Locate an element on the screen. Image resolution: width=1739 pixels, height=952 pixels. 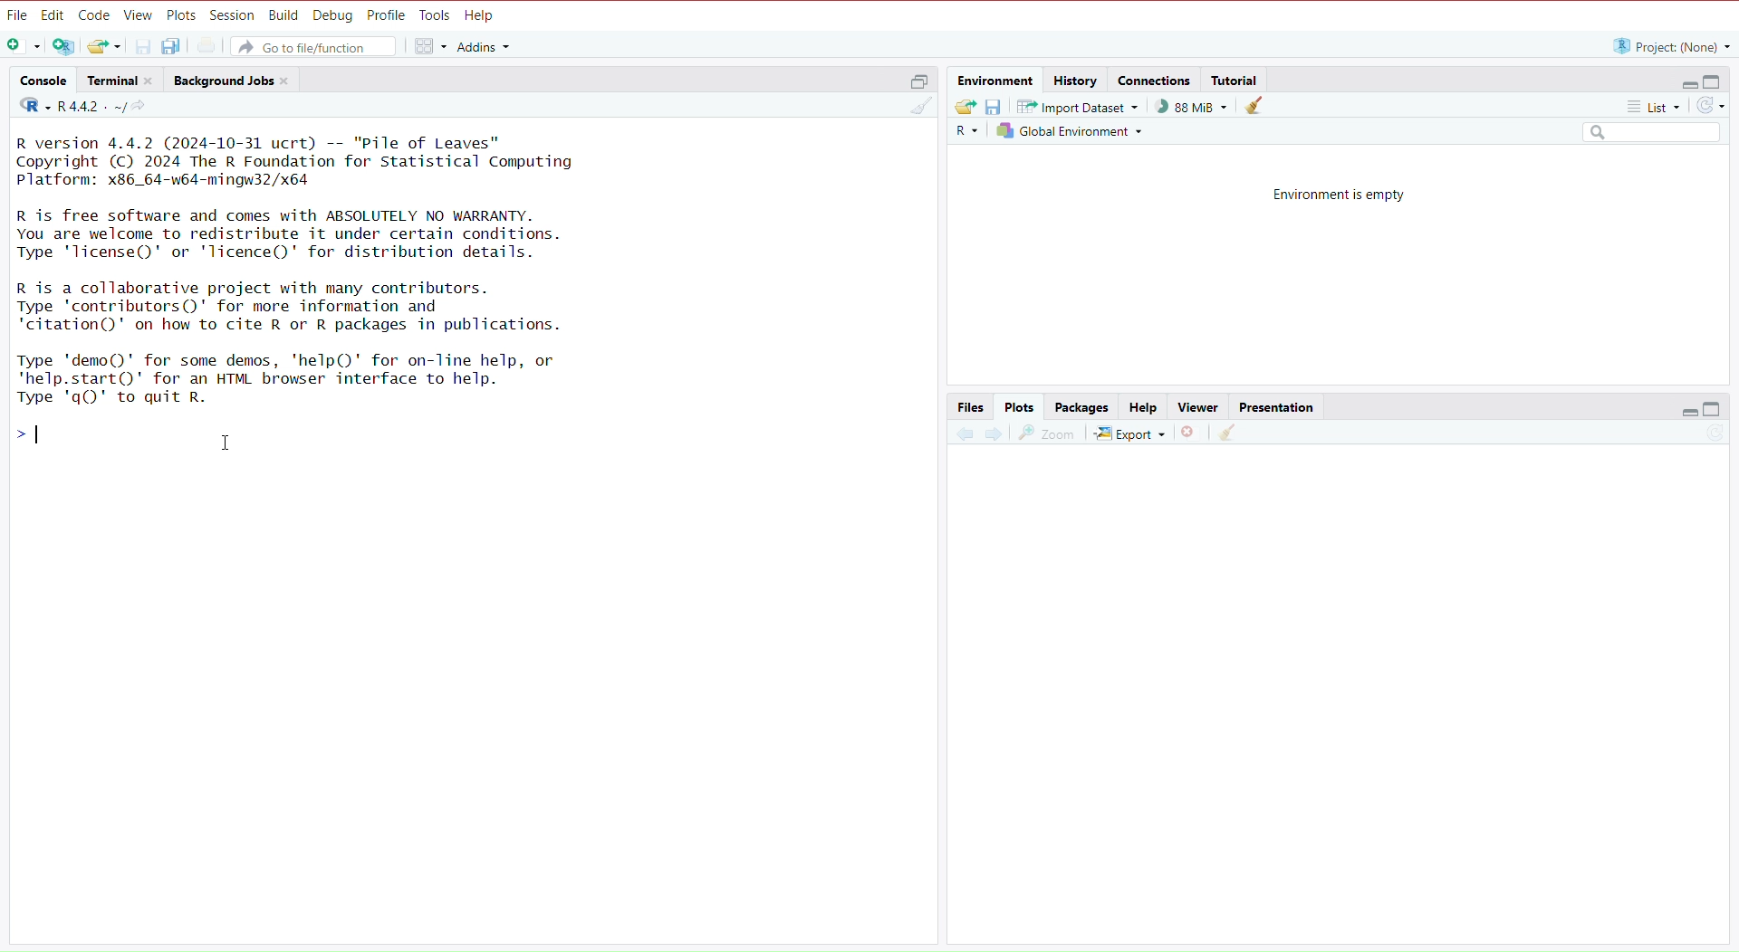
Viewer is located at coordinates (1200, 405).